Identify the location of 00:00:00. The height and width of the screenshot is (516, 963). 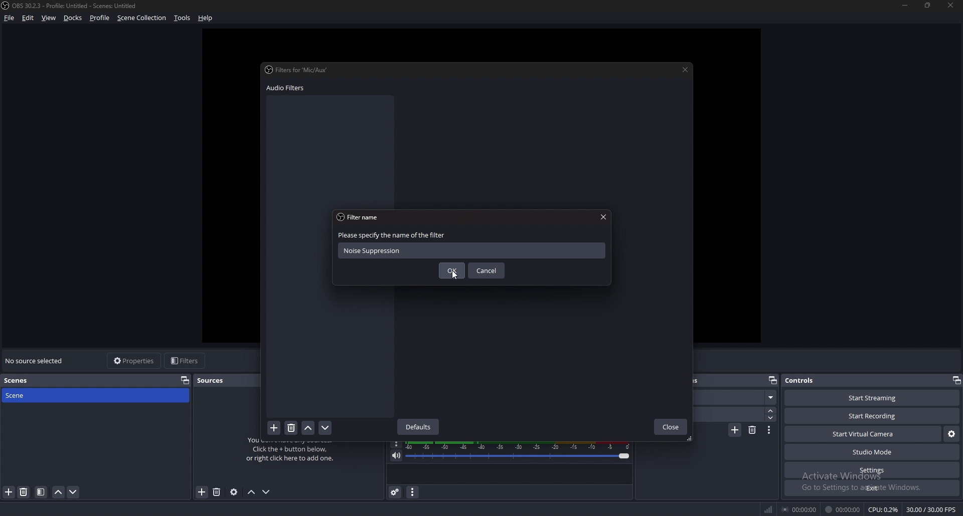
(799, 508).